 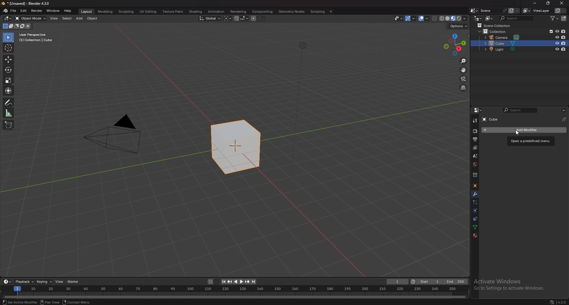 What do you see at coordinates (25, 4) in the screenshot?
I see `title` at bounding box center [25, 4].